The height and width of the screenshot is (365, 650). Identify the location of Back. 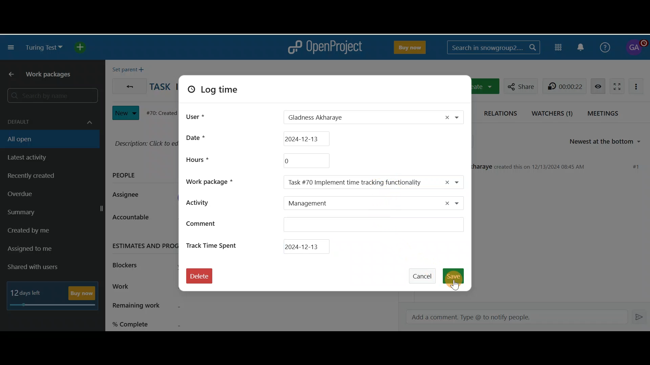
(128, 84).